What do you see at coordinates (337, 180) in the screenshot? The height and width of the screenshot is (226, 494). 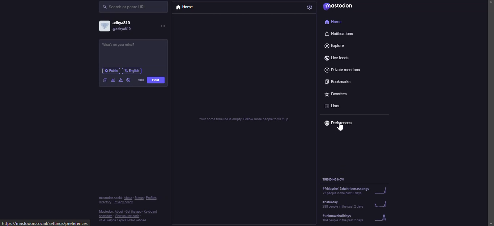 I see `trending` at bounding box center [337, 180].